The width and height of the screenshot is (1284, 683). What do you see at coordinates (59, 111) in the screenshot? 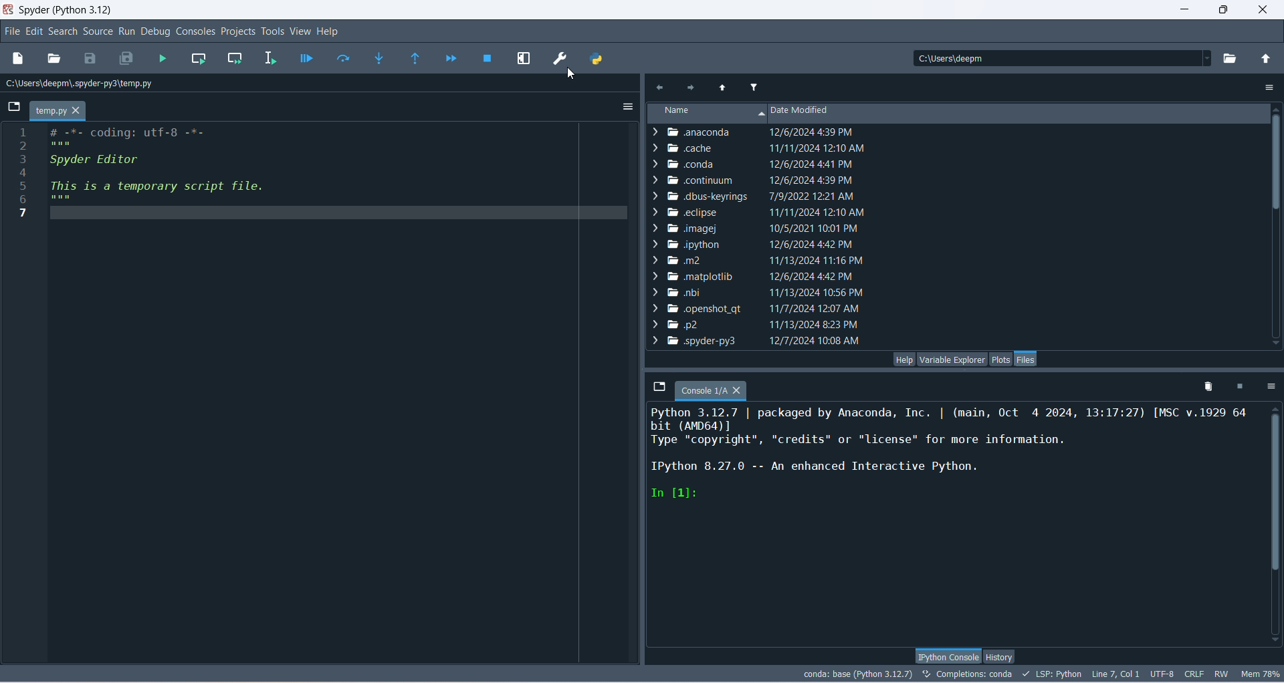
I see `temp.py` at bounding box center [59, 111].